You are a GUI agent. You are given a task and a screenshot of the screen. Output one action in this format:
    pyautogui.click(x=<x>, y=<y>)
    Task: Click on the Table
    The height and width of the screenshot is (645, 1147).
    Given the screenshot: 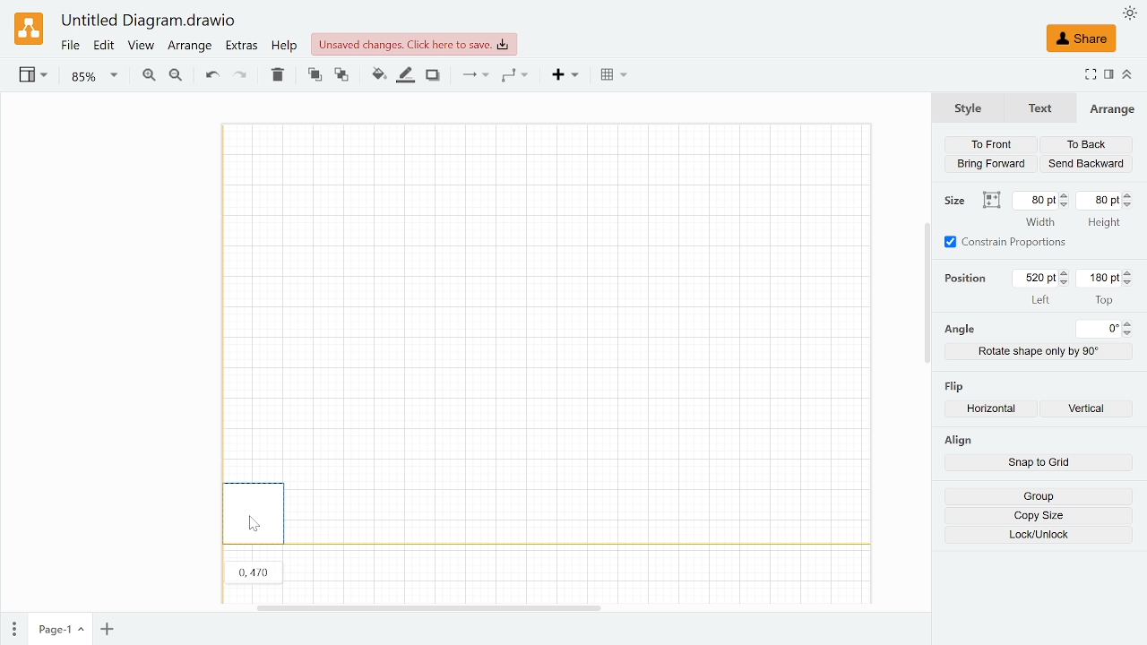 What is the action you would take?
    pyautogui.click(x=614, y=76)
    